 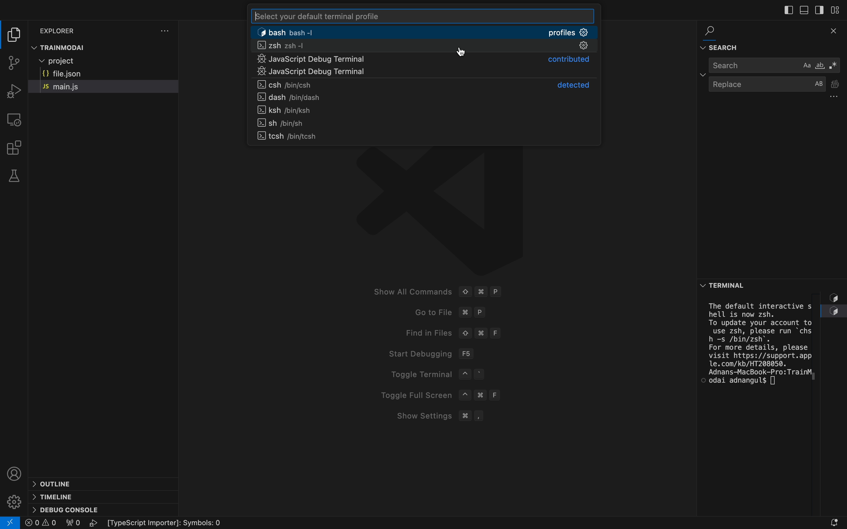 I want to click on find and replace, so click(x=770, y=39).